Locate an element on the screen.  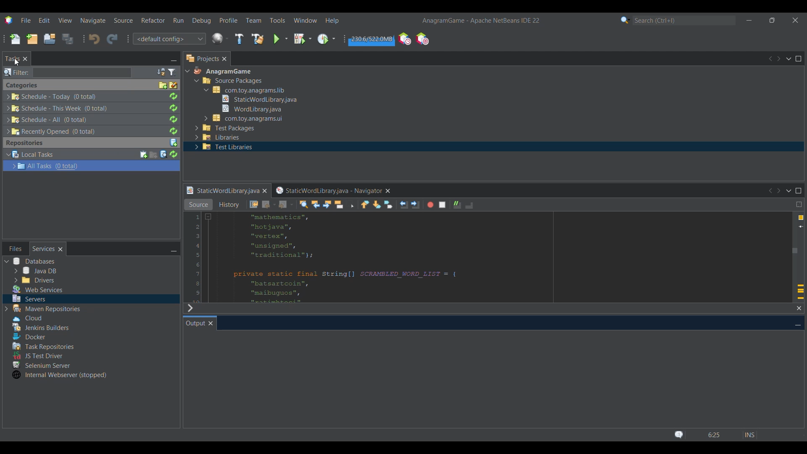
New project is located at coordinates (32, 39).